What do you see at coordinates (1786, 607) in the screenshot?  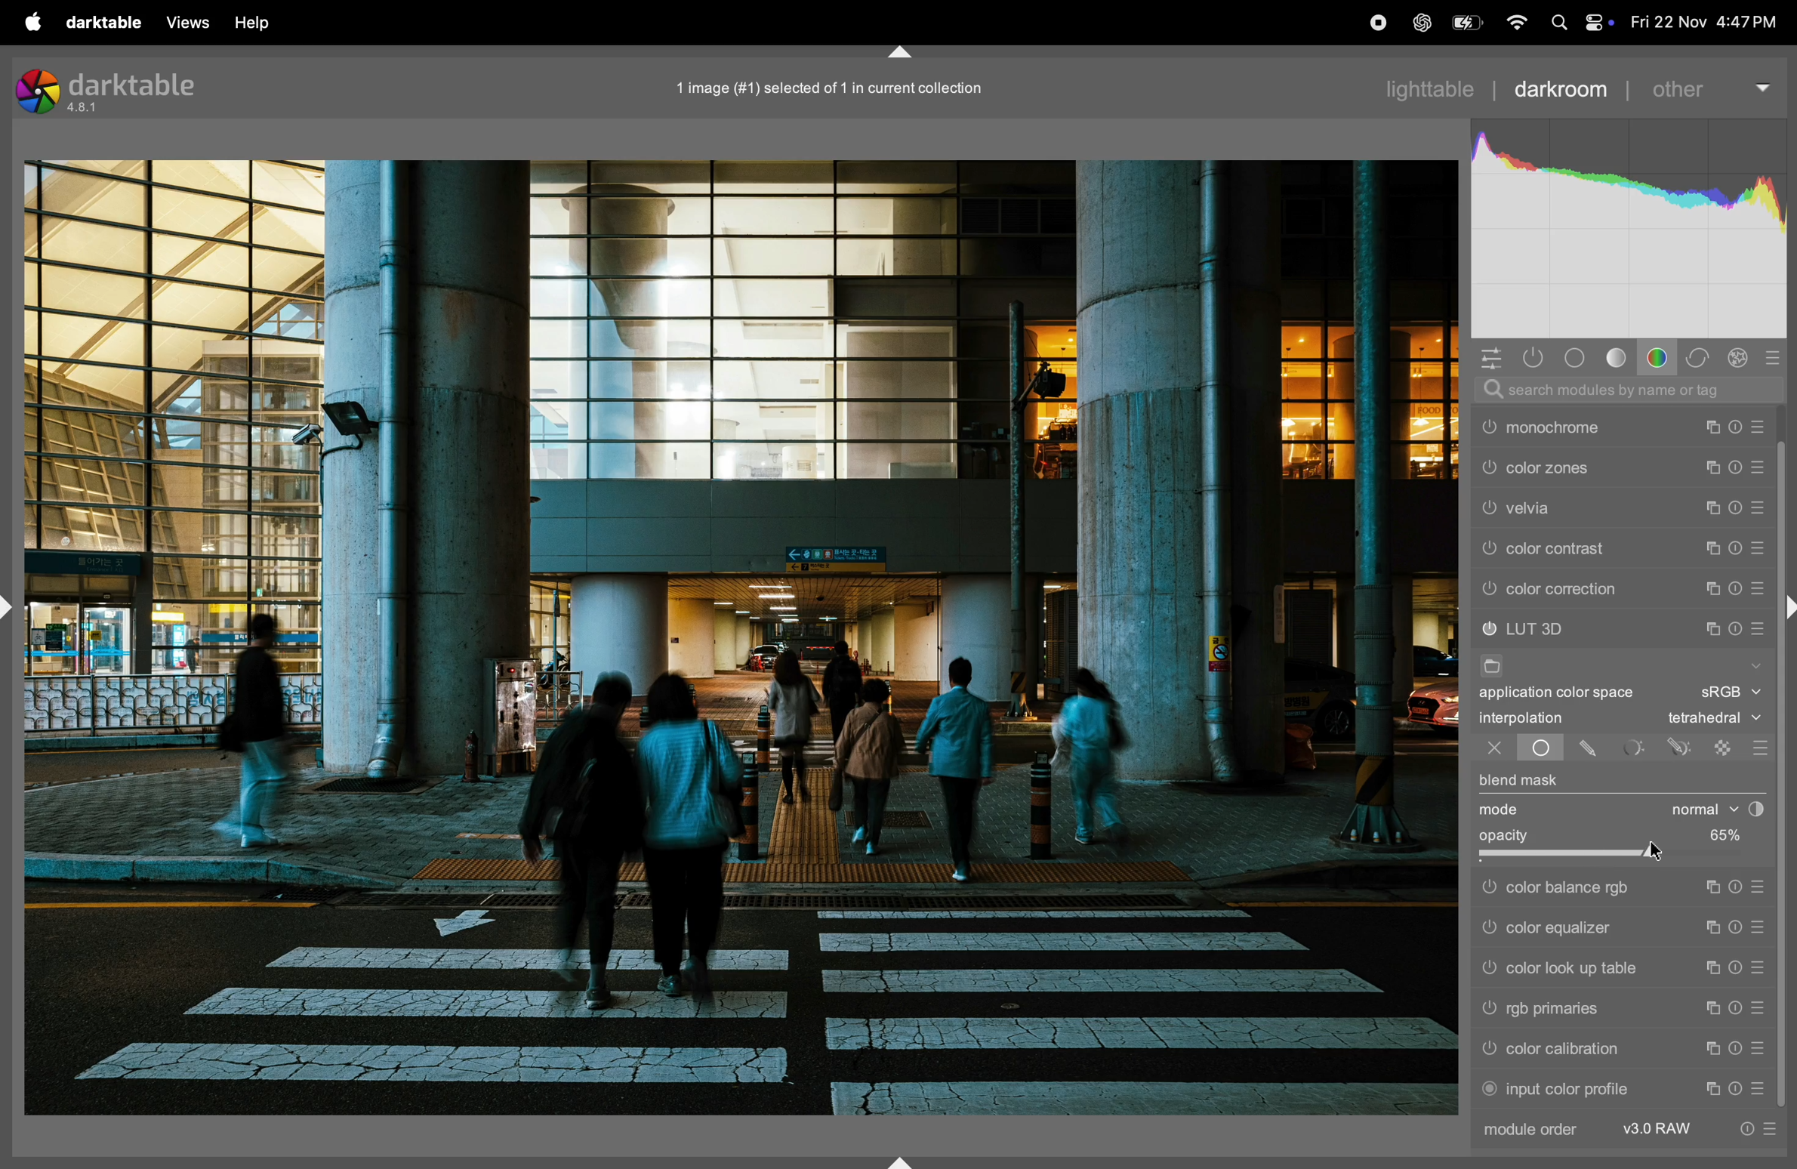 I see `shift+ctrl+r` at bounding box center [1786, 607].